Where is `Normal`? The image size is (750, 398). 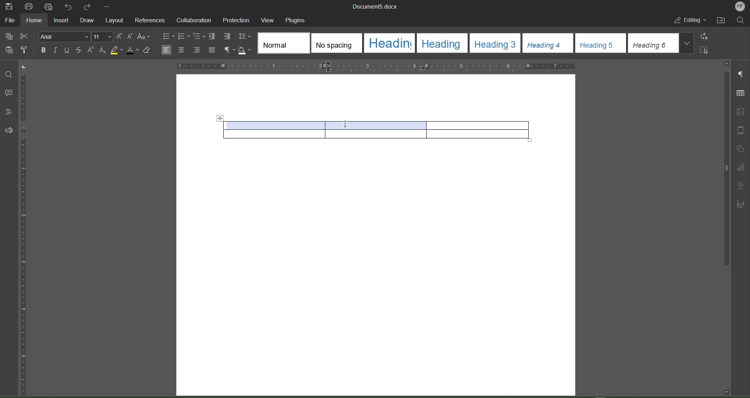 Normal is located at coordinates (284, 43).